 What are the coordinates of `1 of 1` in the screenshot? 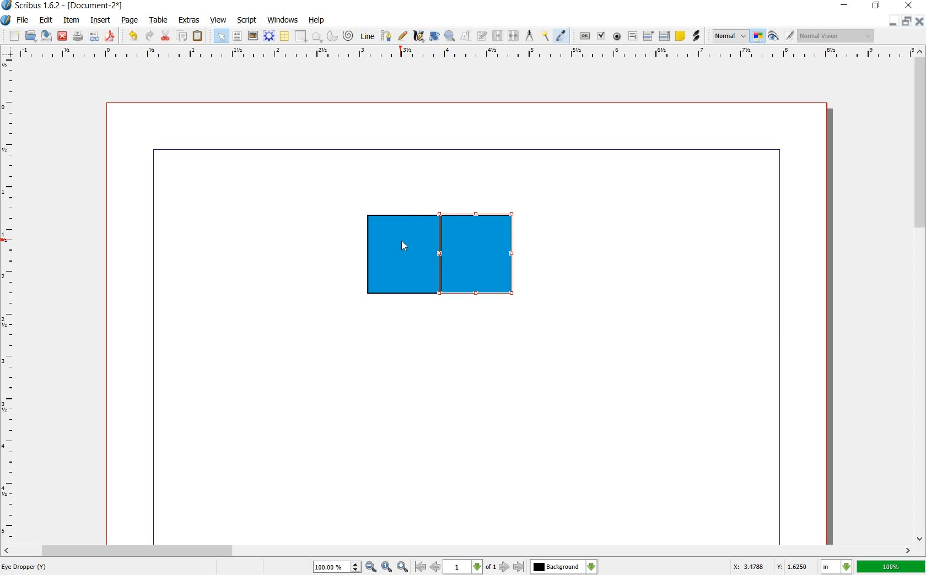 It's located at (471, 567).